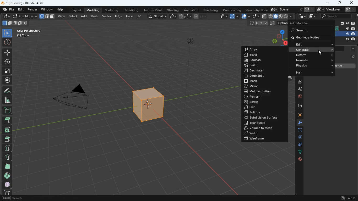  I want to click on rotate, so click(7, 62).